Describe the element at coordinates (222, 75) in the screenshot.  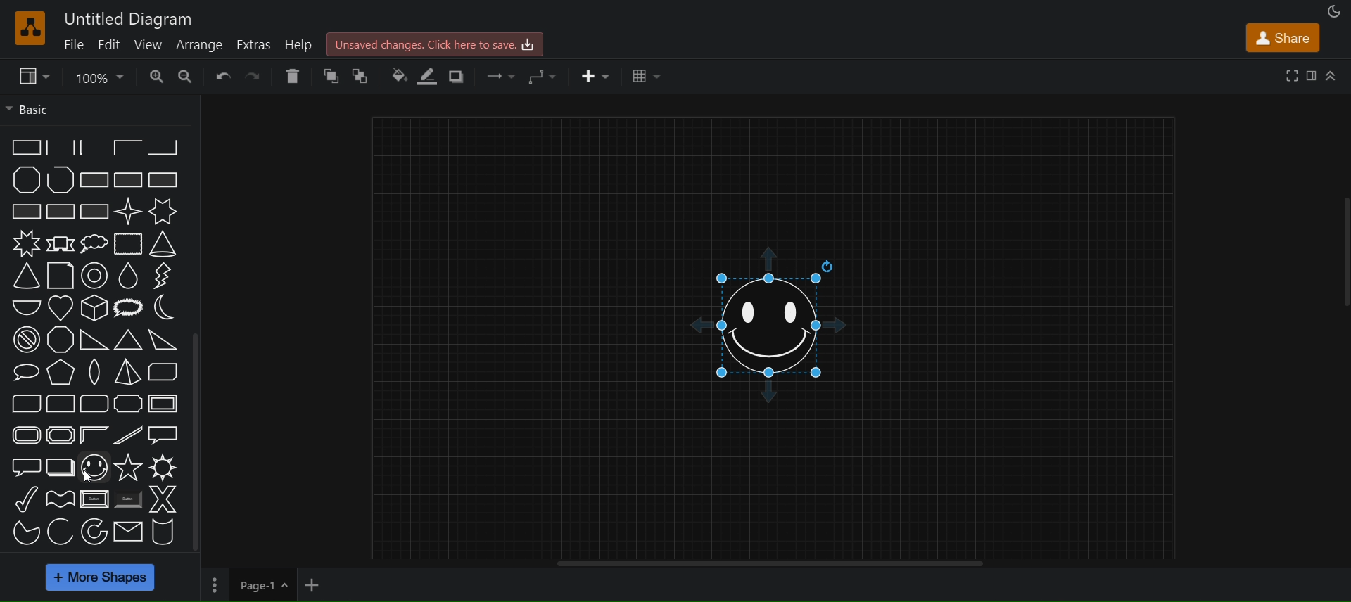
I see `undo` at that location.